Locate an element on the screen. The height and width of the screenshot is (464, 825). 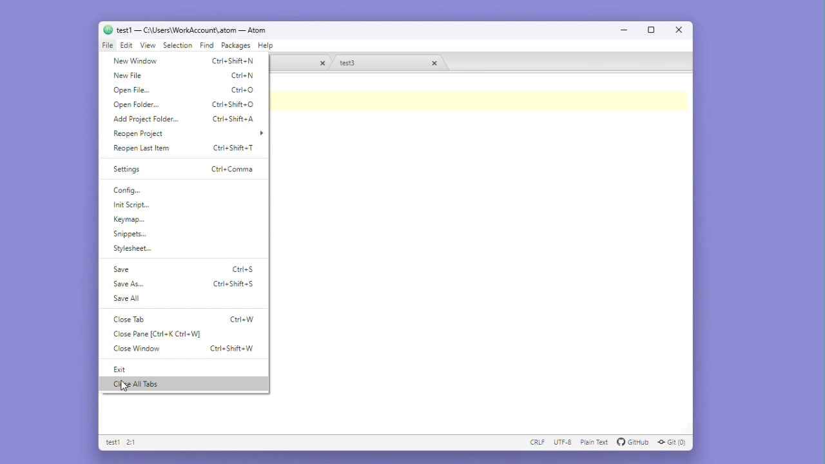
ctrl+shift+o is located at coordinates (233, 103).